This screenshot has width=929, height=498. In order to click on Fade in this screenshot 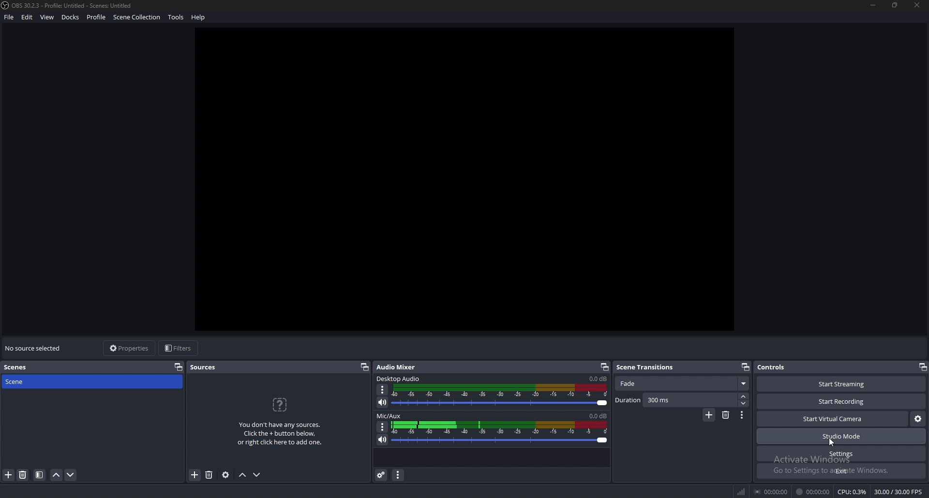, I will do `click(683, 384)`.